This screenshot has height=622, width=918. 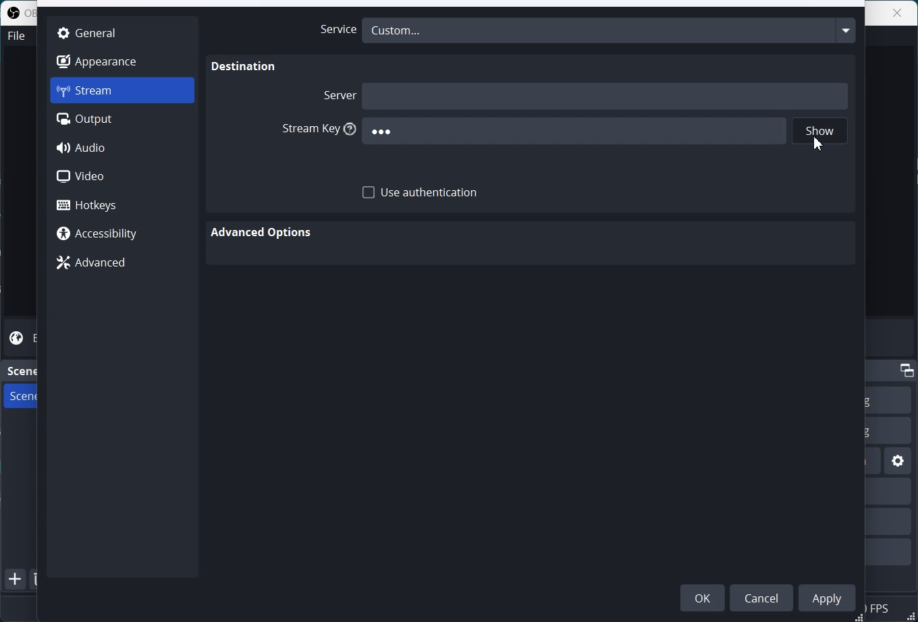 What do you see at coordinates (609, 30) in the screenshot?
I see `Custom...` at bounding box center [609, 30].